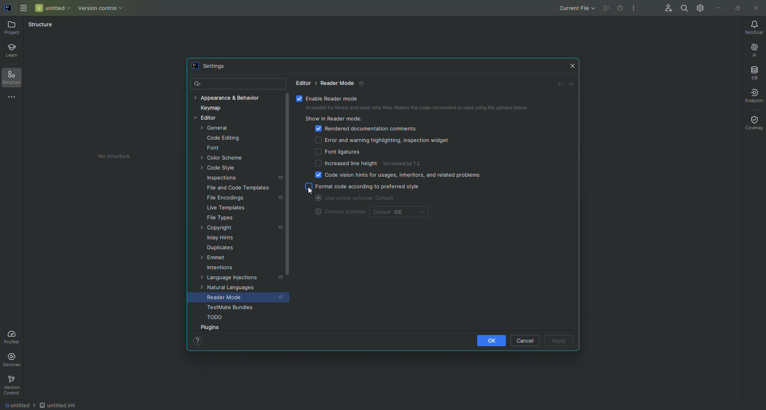 The width and height of the screenshot is (766, 410). What do you see at coordinates (242, 299) in the screenshot?
I see `Reader Mode` at bounding box center [242, 299].